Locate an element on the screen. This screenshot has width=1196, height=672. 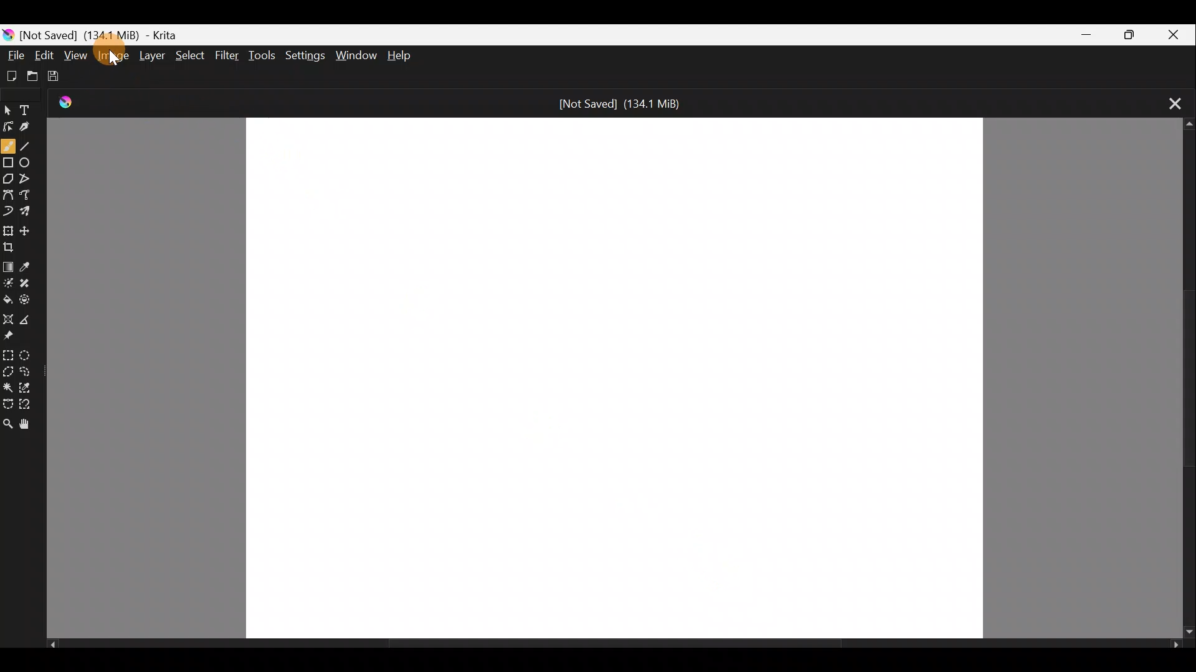
Select is located at coordinates (191, 55).